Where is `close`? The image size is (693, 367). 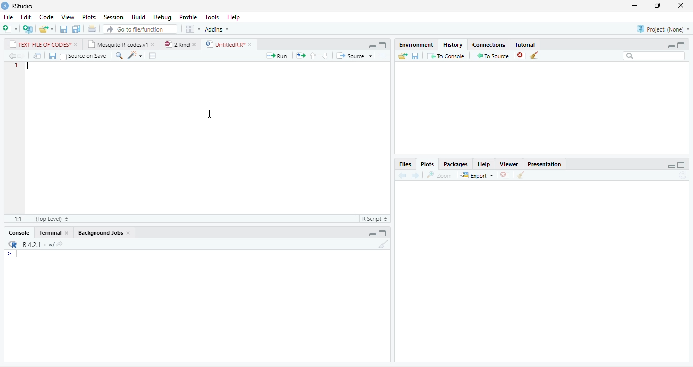
close is located at coordinates (67, 232).